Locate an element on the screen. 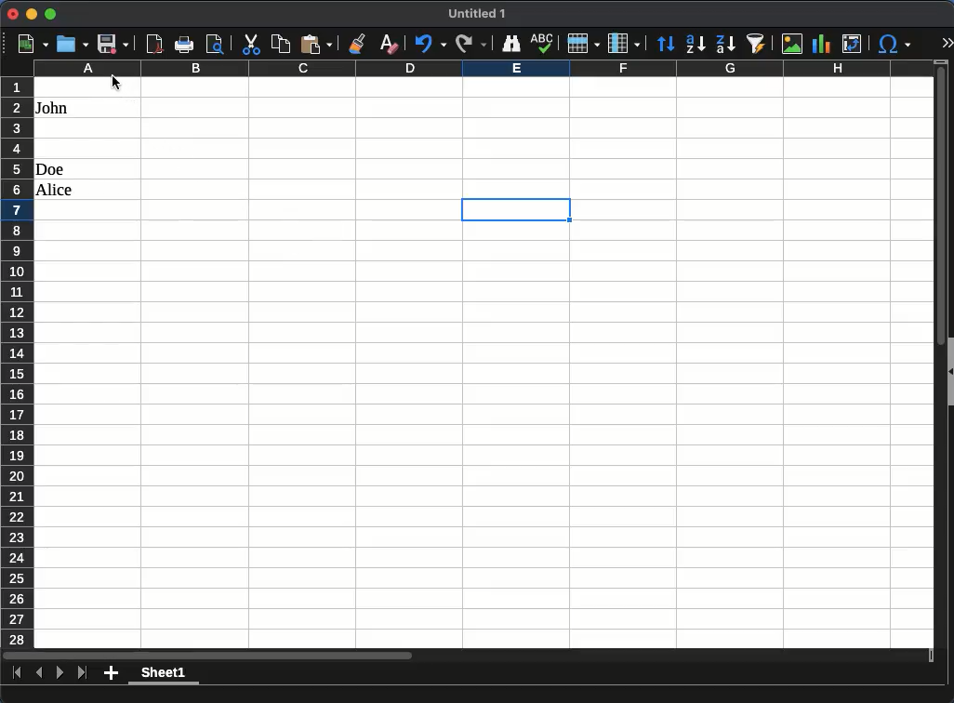  untitled 1 is located at coordinates (474, 14).